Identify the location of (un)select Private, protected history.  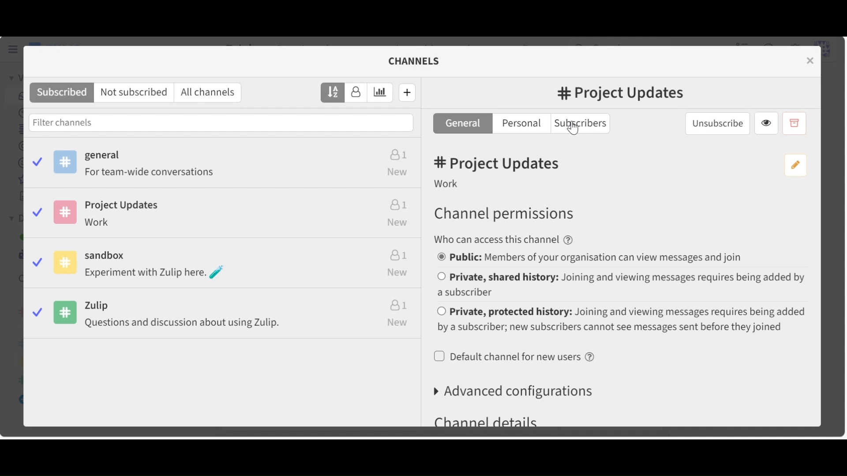
(621, 320).